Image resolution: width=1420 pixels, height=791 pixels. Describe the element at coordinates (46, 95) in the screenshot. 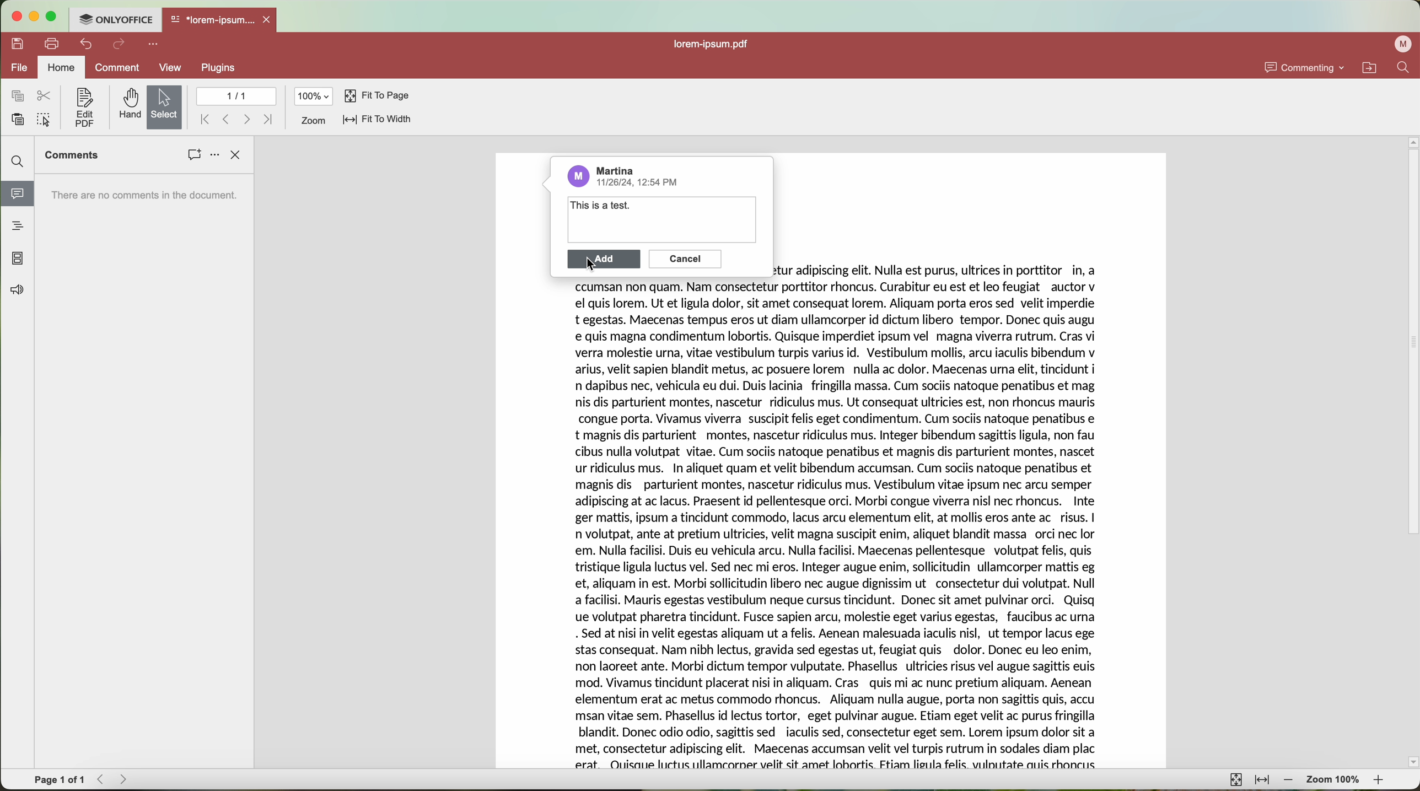

I see `cut` at that location.